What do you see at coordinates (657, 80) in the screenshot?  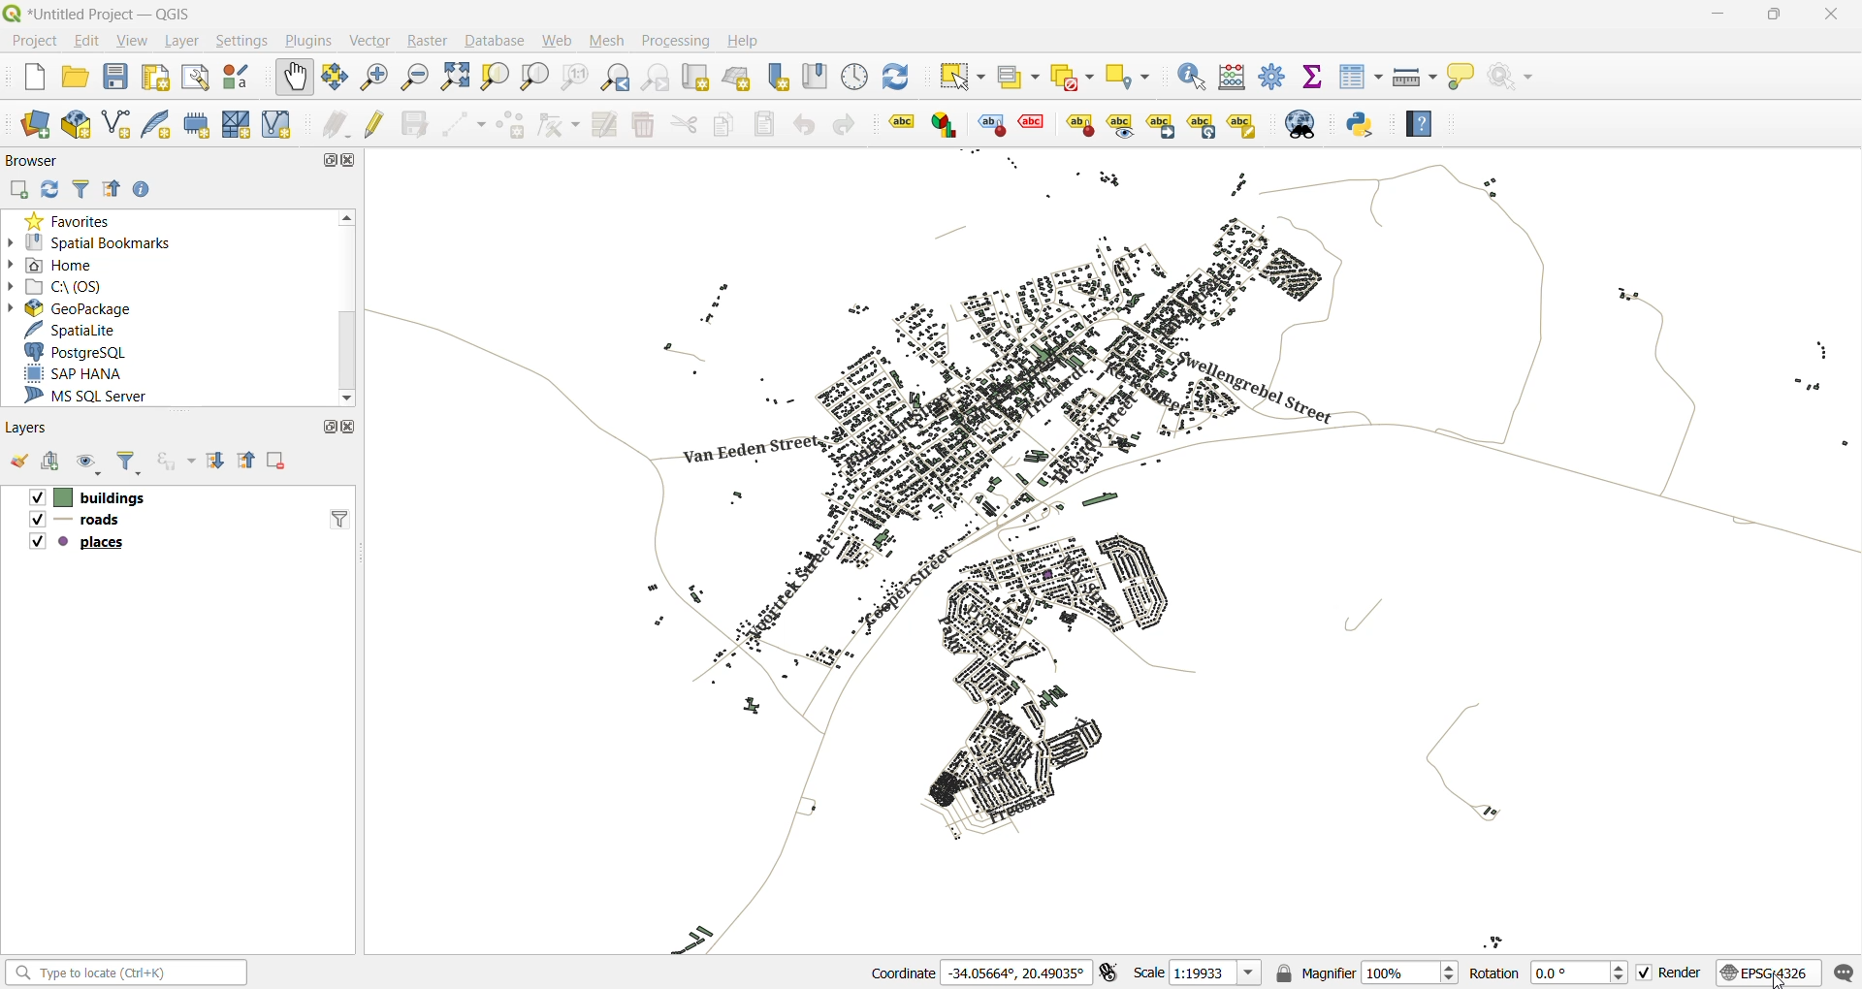 I see `zoom next` at bounding box center [657, 80].